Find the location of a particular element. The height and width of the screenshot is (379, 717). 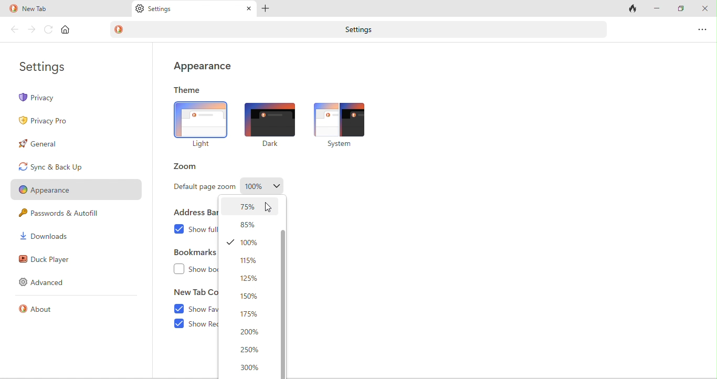

enable checkbox  is located at coordinates (177, 323).